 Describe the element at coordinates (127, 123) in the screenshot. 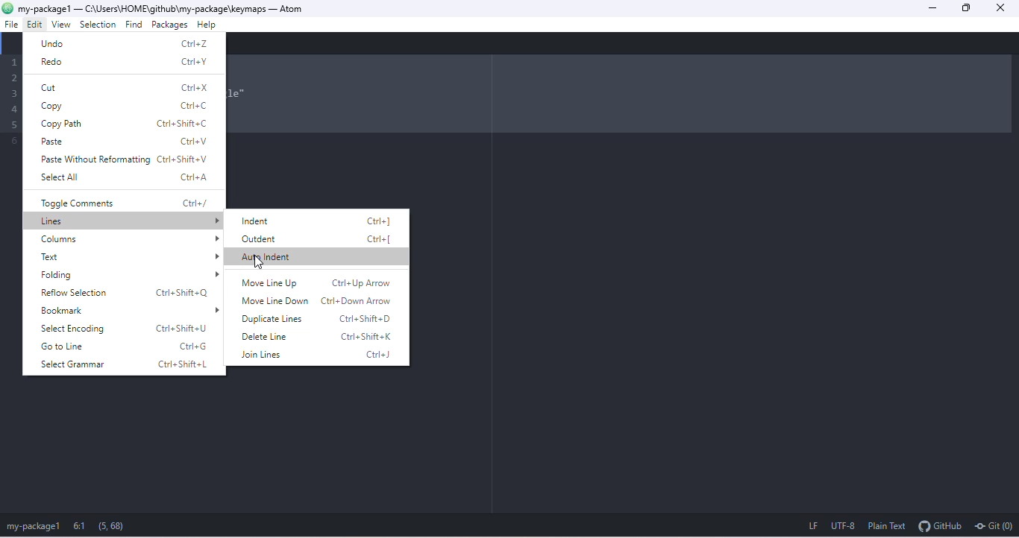

I see `copy path` at that location.